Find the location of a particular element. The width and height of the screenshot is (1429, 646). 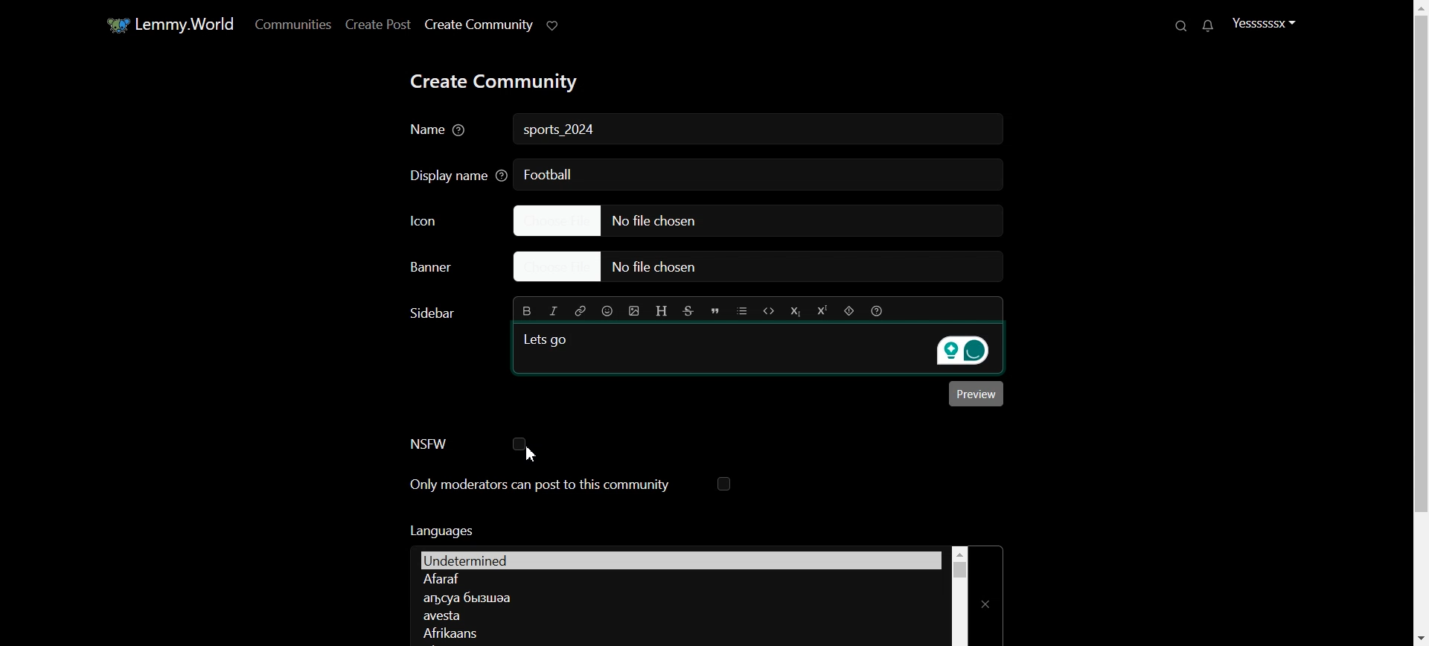

Language is located at coordinates (676, 632).